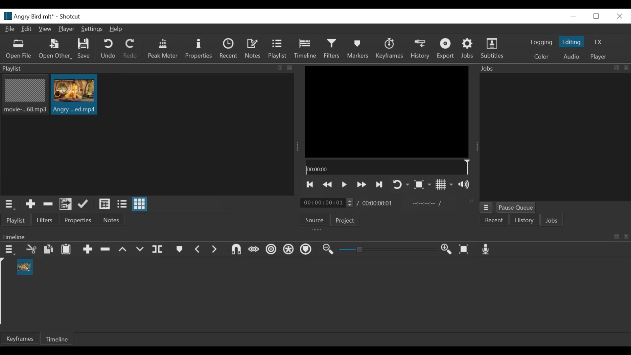 Image resolution: width=631 pixels, height=355 pixels. Describe the element at coordinates (345, 221) in the screenshot. I see `Project` at that location.